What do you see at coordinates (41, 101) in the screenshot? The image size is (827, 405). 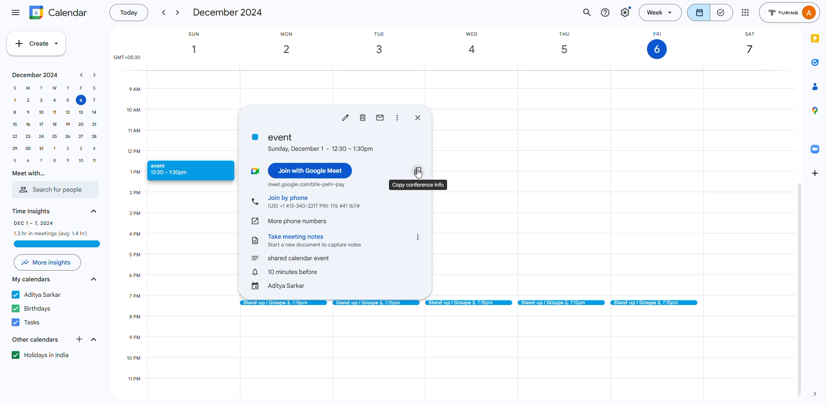 I see `3` at bounding box center [41, 101].